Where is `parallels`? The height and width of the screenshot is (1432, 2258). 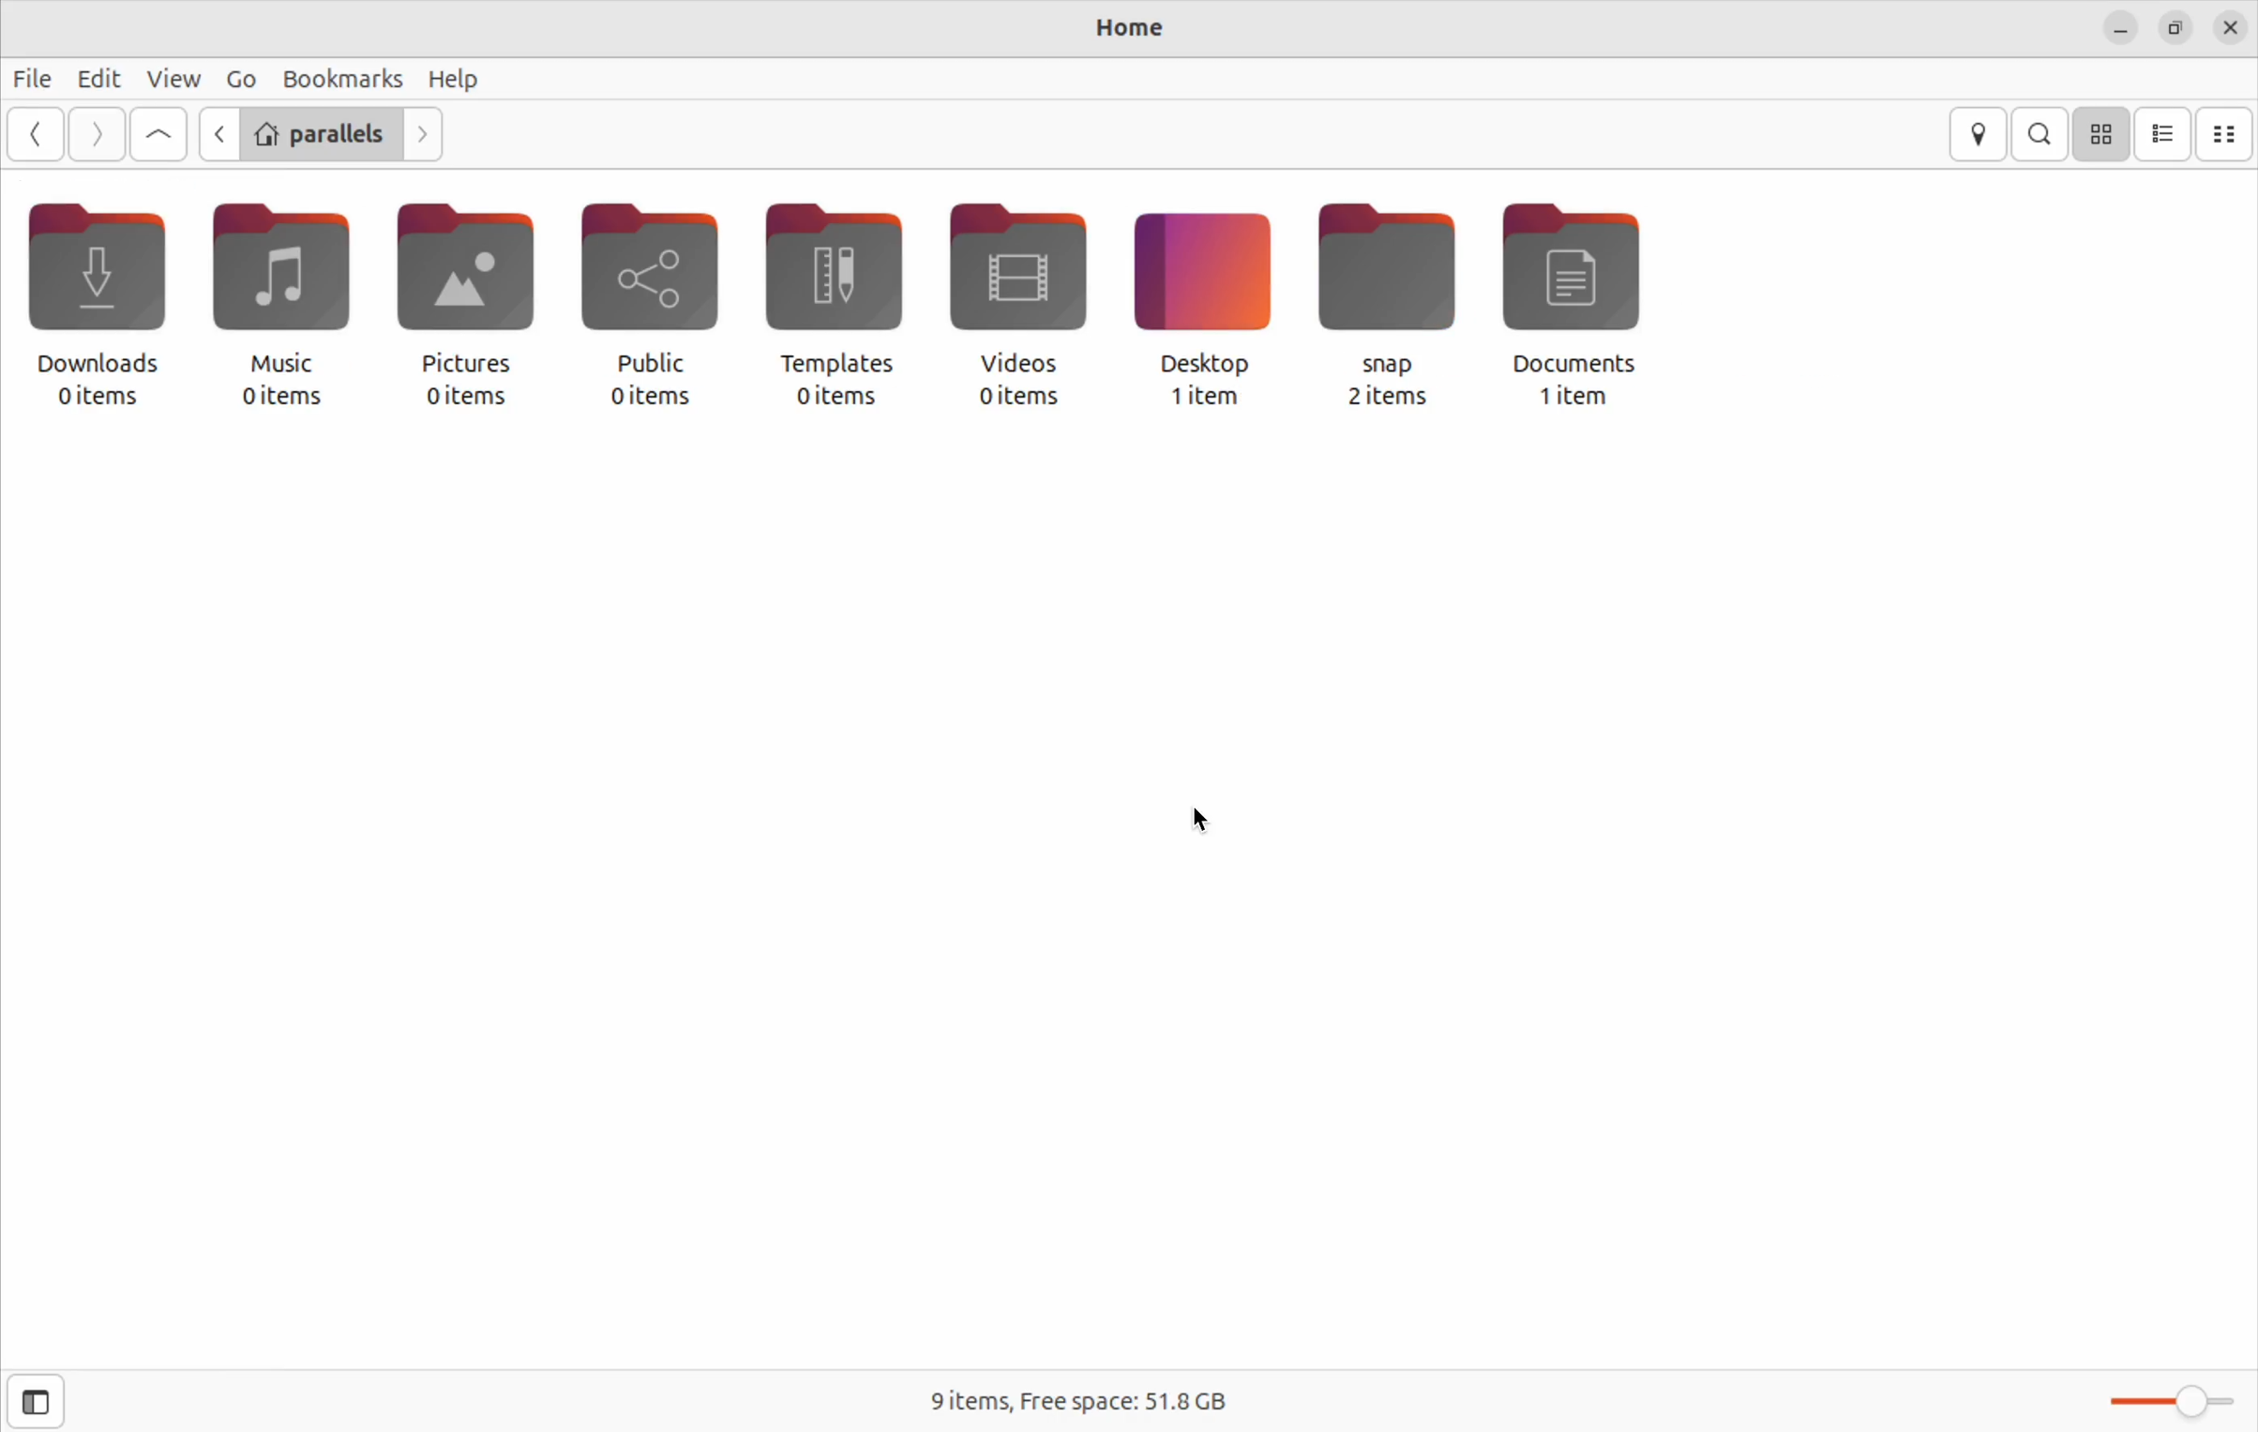
parallels is located at coordinates (320, 131).